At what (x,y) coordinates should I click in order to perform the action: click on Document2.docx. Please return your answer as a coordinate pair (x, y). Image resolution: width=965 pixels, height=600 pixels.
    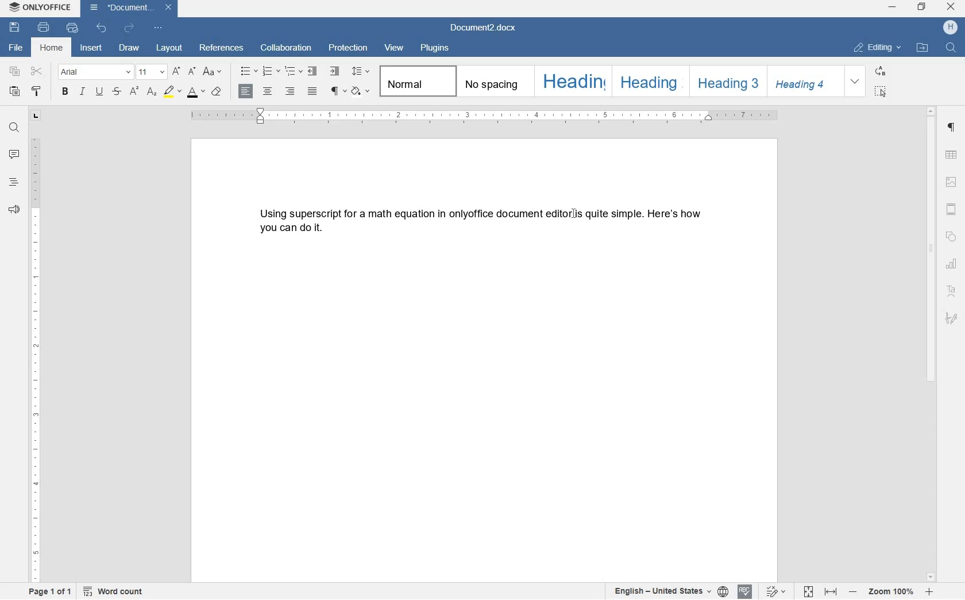
    Looking at the image, I should click on (131, 9).